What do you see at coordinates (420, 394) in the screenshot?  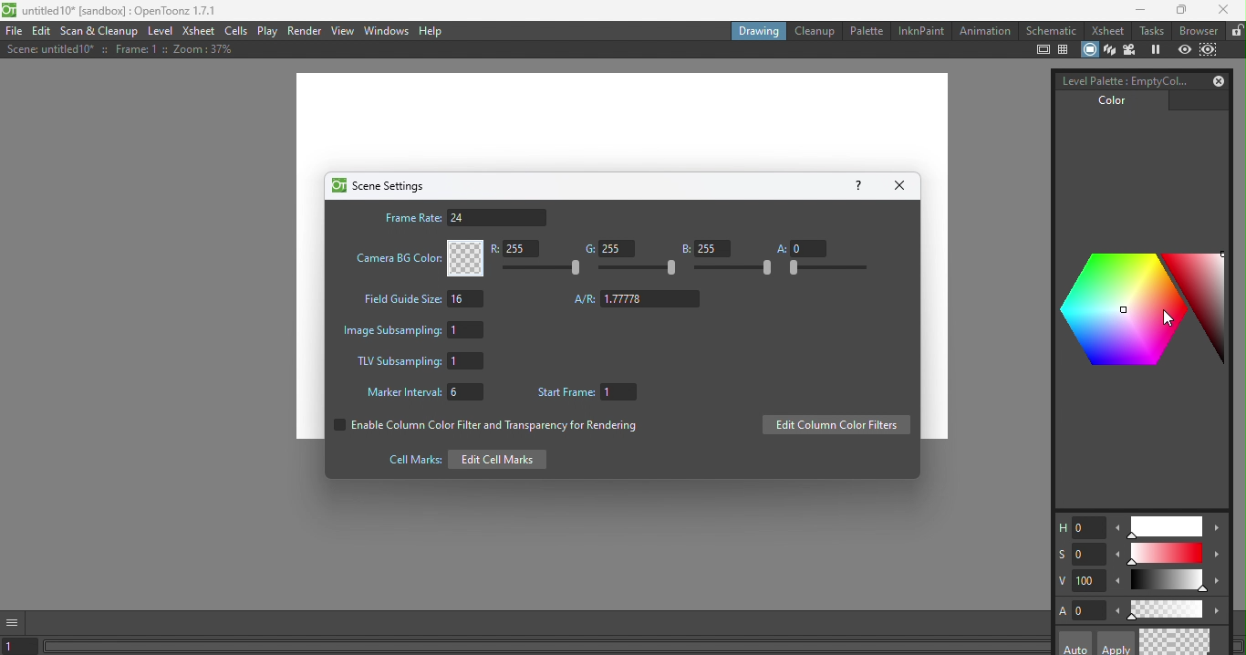 I see `Marker Interval` at bounding box center [420, 394].